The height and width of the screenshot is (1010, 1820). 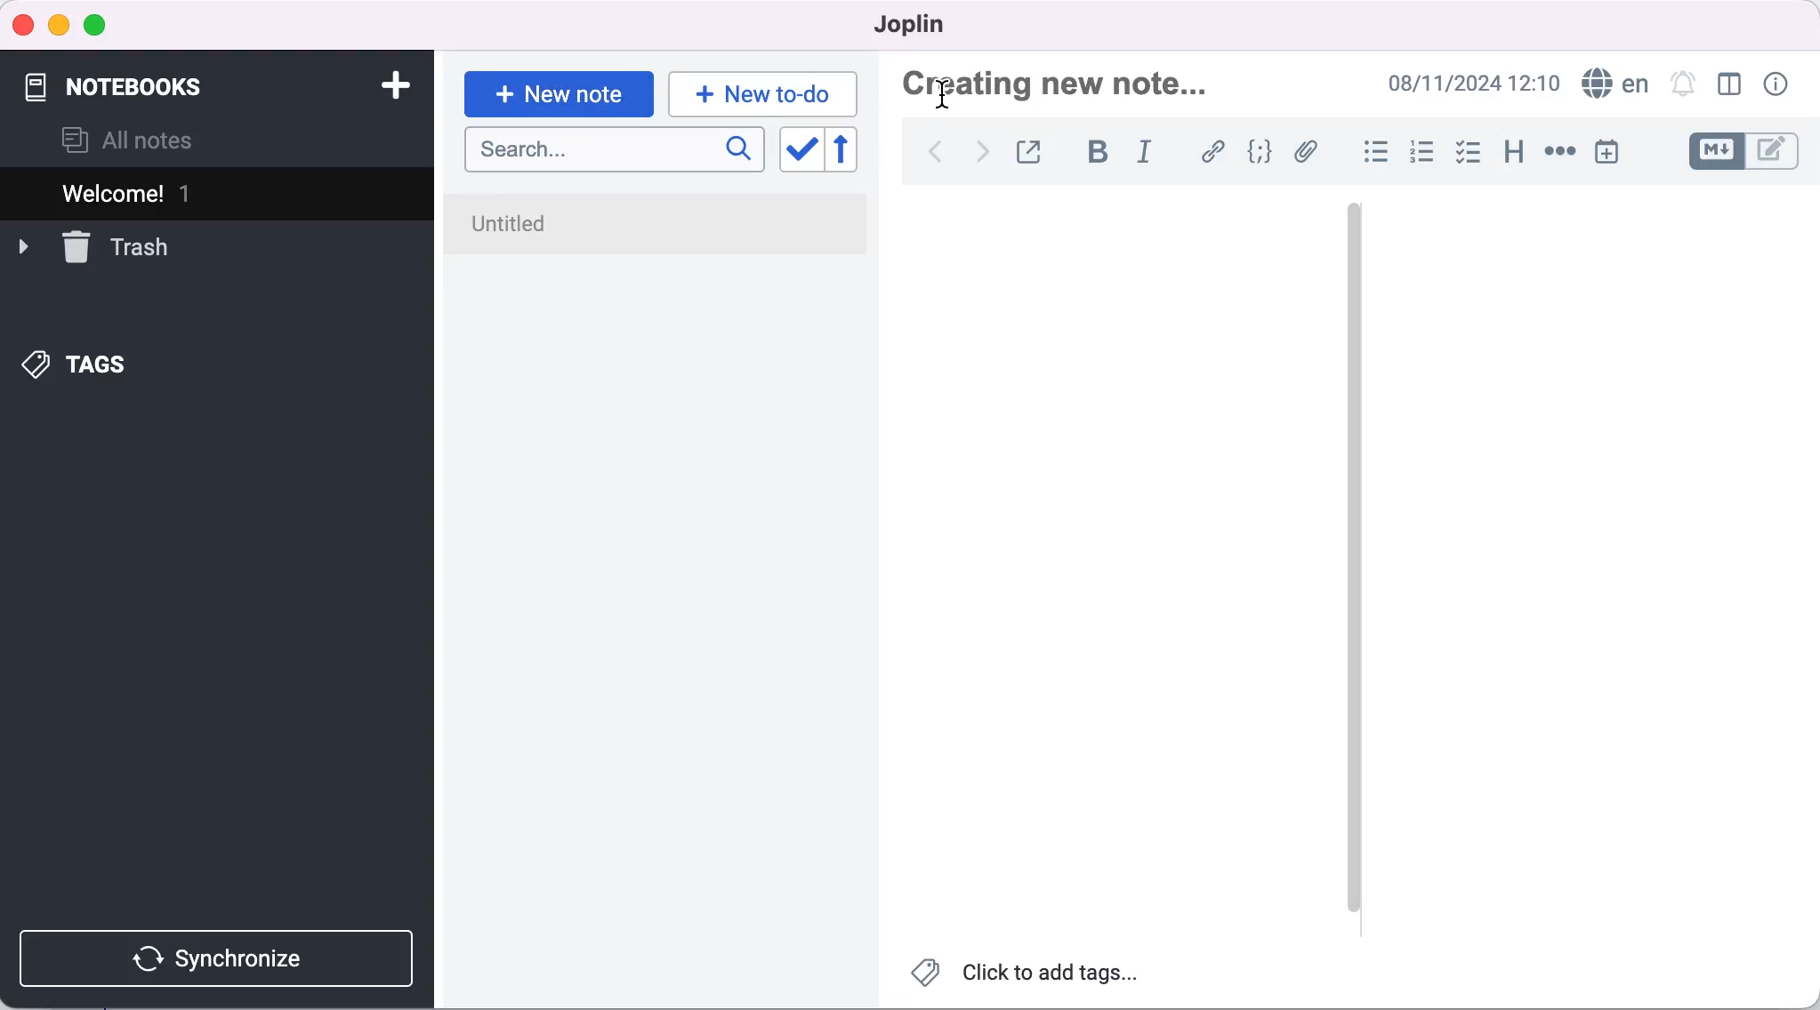 I want to click on hyperlink, so click(x=1207, y=154).